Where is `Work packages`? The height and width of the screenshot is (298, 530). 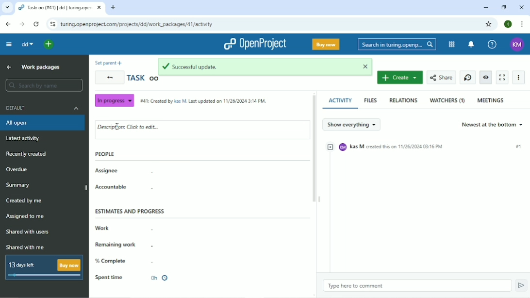 Work packages is located at coordinates (41, 67).